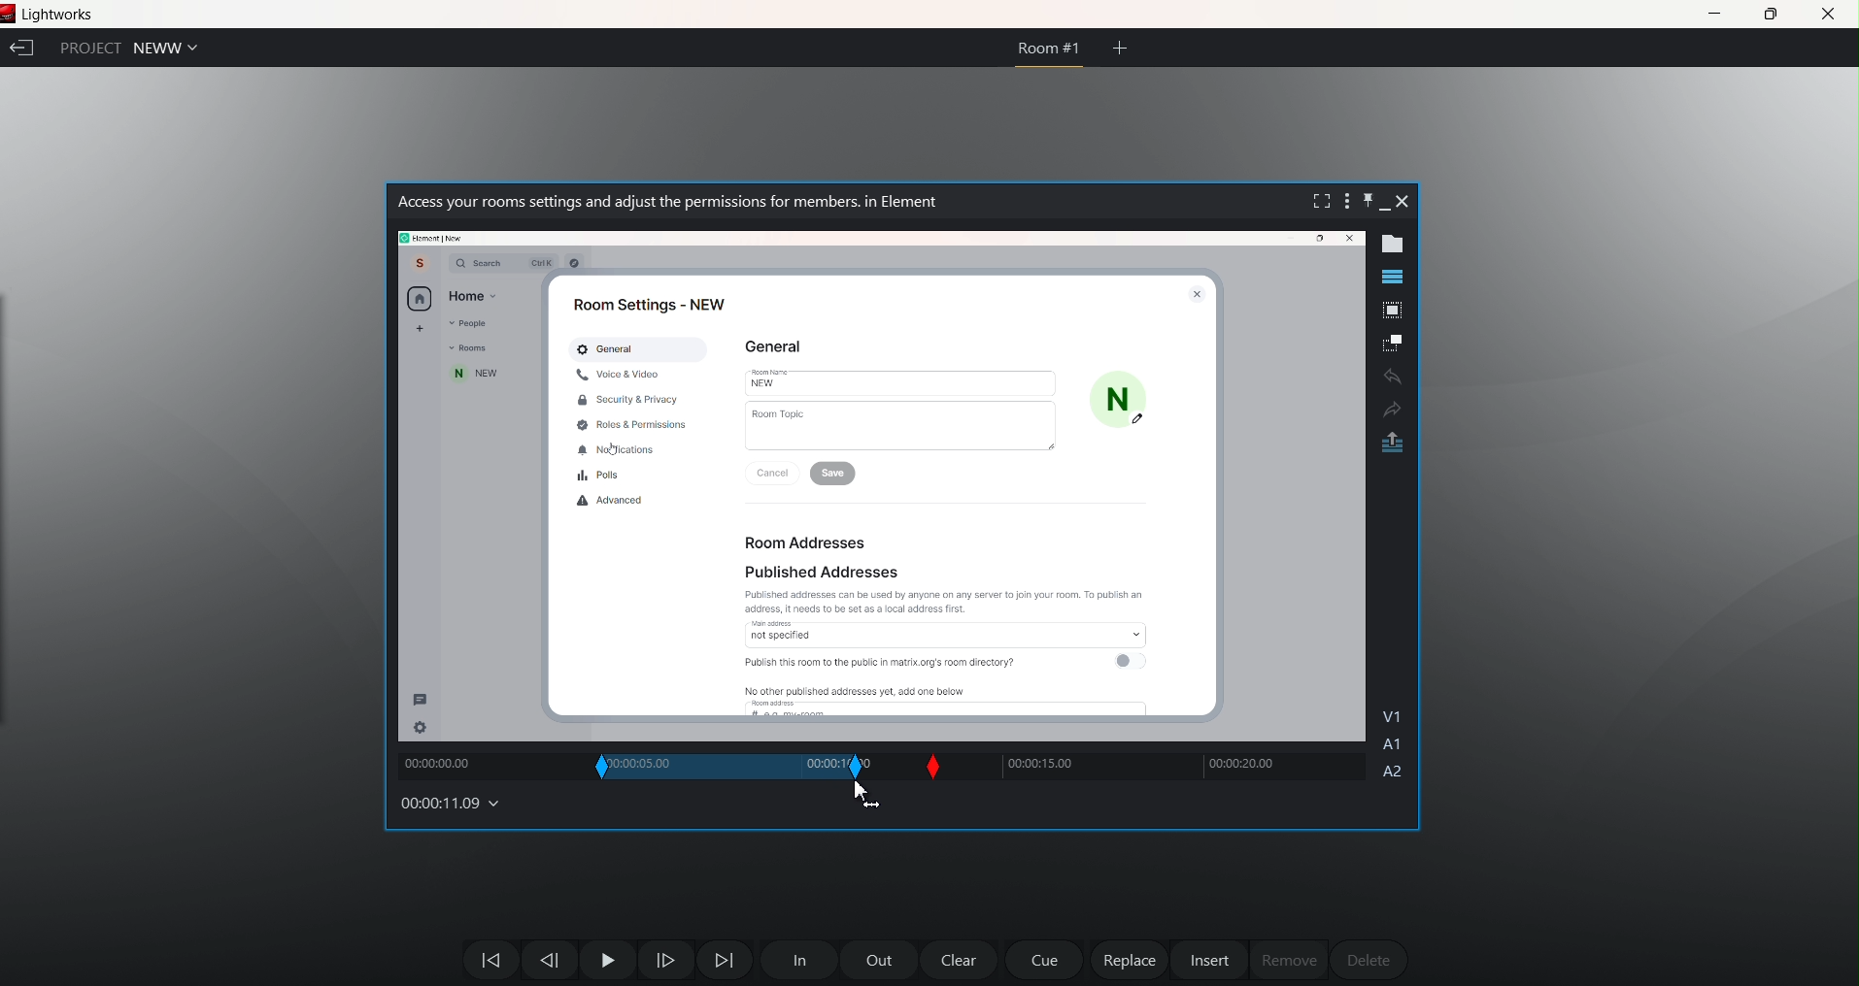 Image resolution: width=1859 pixels, height=986 pixels. I want to click on delete, so click(1369, 959).